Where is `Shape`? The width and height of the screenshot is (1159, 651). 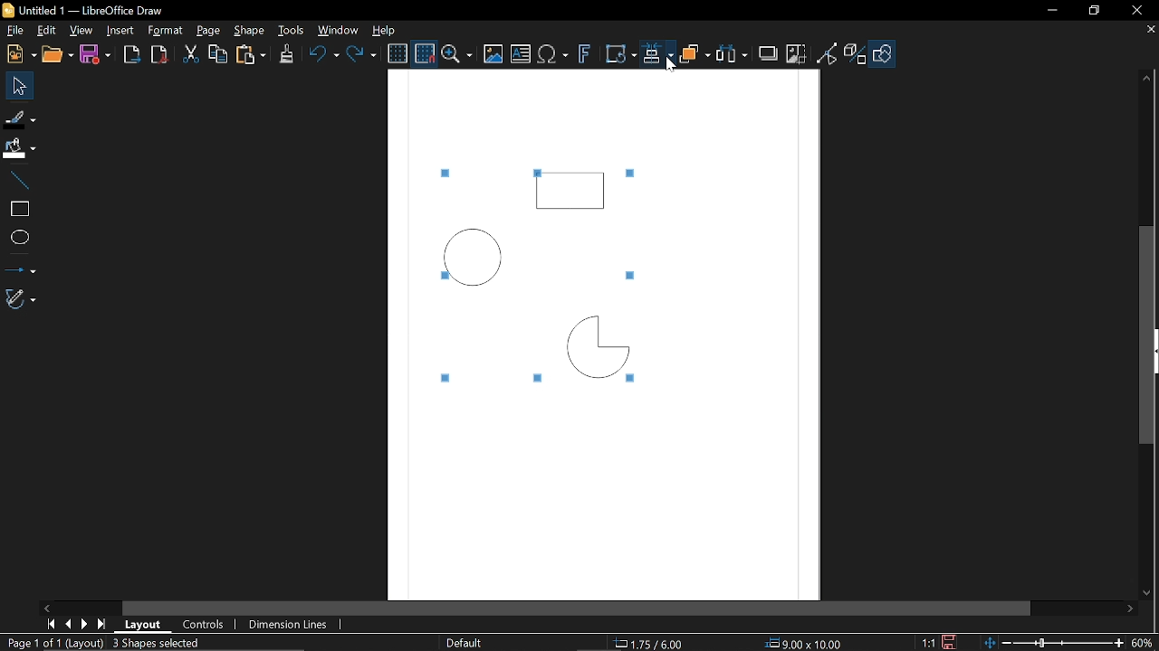
Shape is located at coordinates (248, 32).